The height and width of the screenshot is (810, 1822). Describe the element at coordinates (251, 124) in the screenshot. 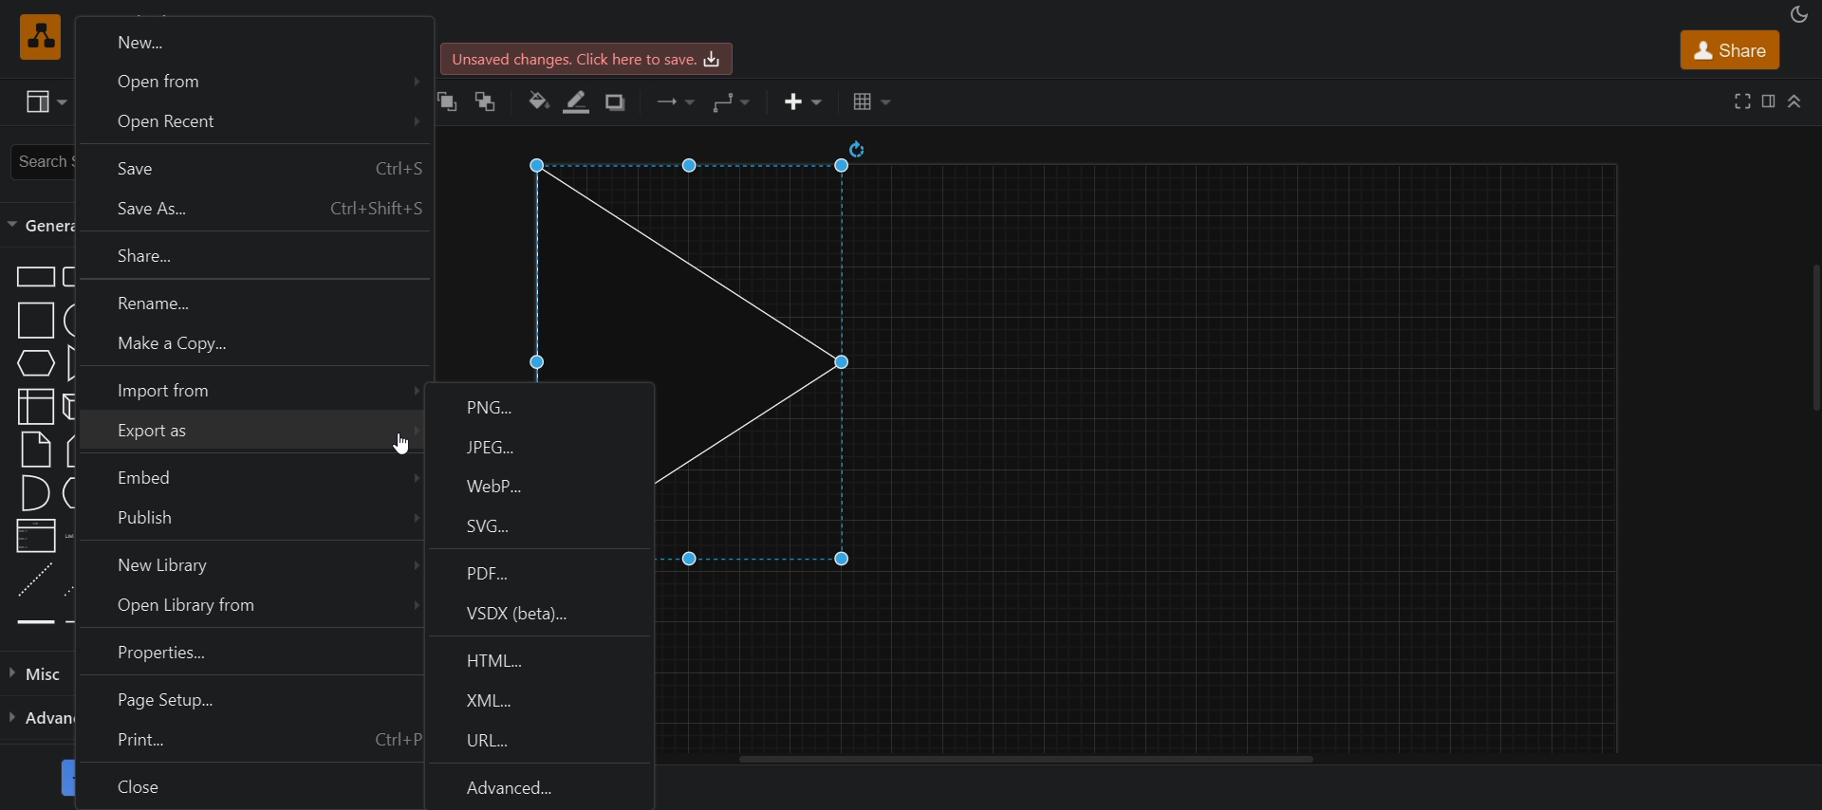

I see `open recent` at that location.